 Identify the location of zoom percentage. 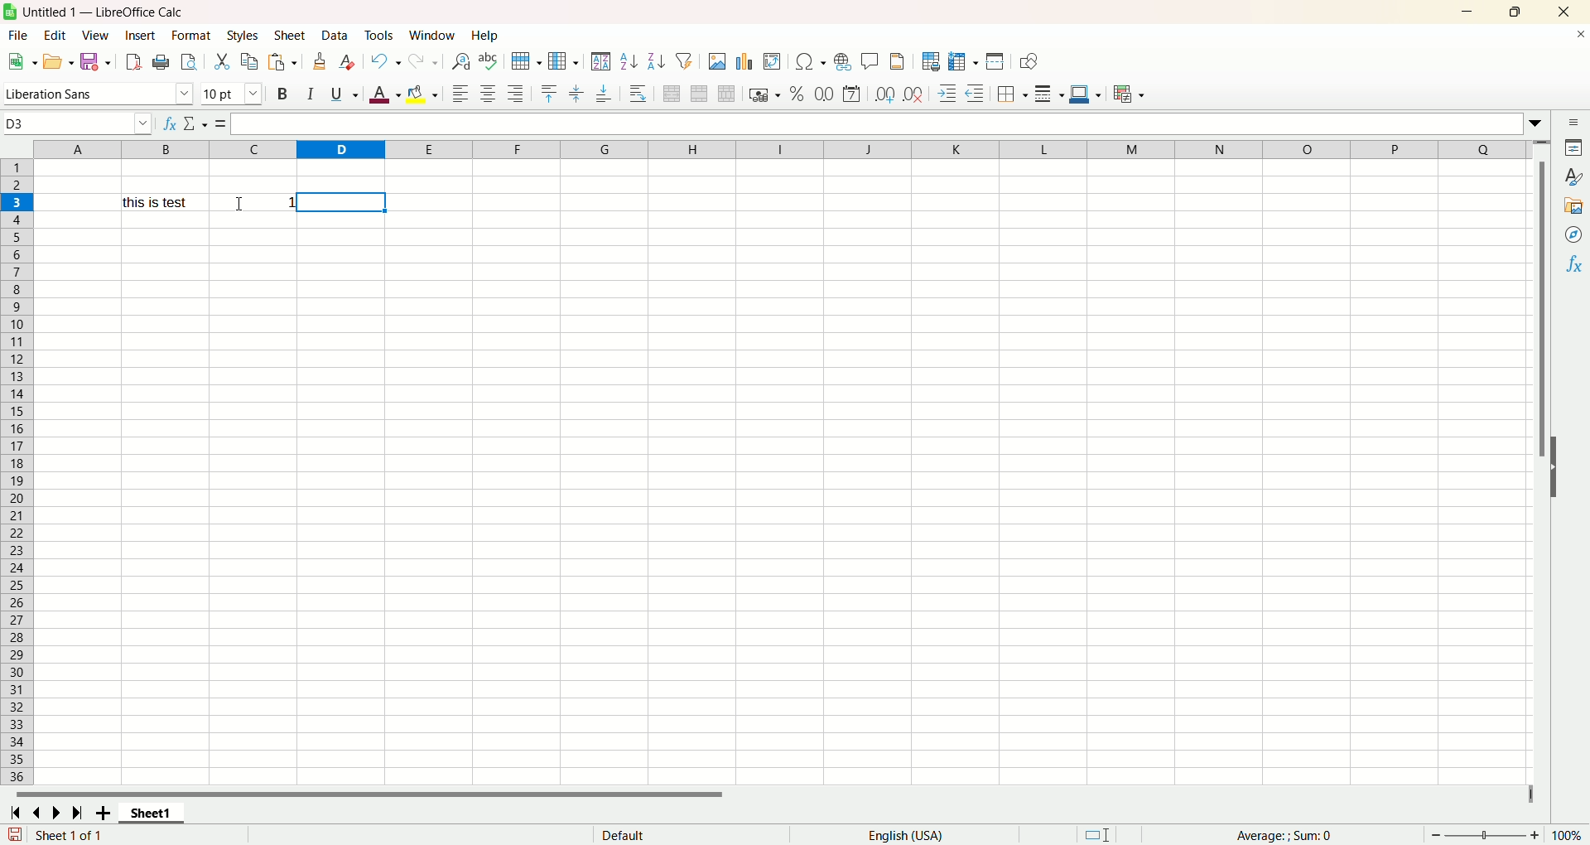
(1569, 835).